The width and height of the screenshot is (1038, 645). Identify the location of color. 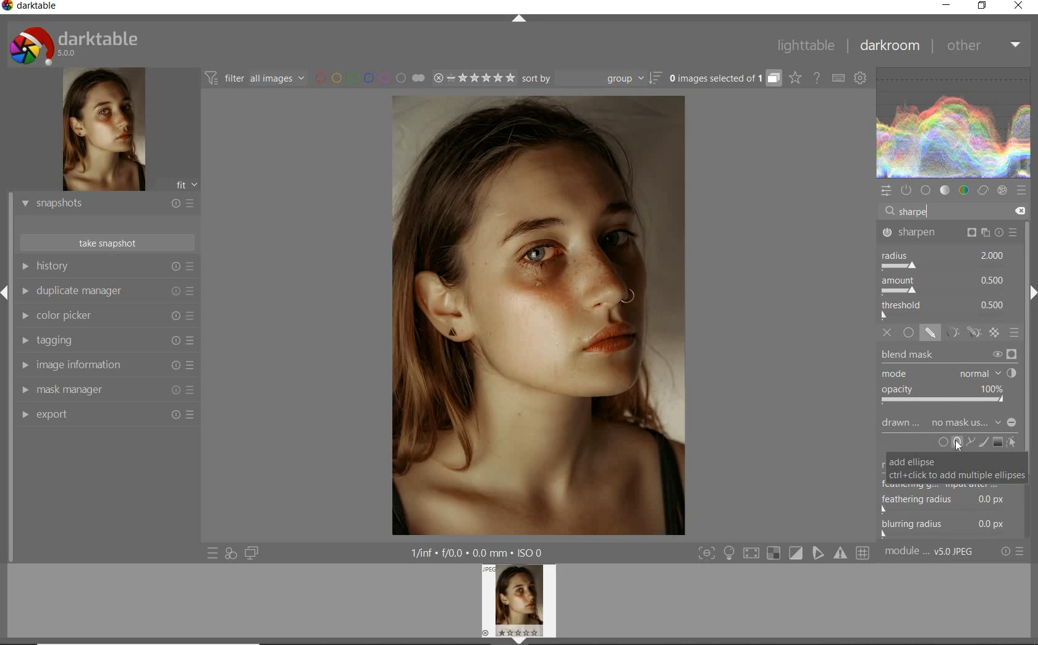
(964, 192).